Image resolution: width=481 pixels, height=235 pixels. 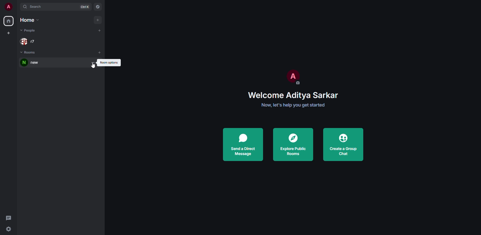 What do you see at coordinates (9, 229) in the screenshot?
I see `quick settings` at bounding box center [9, 229].